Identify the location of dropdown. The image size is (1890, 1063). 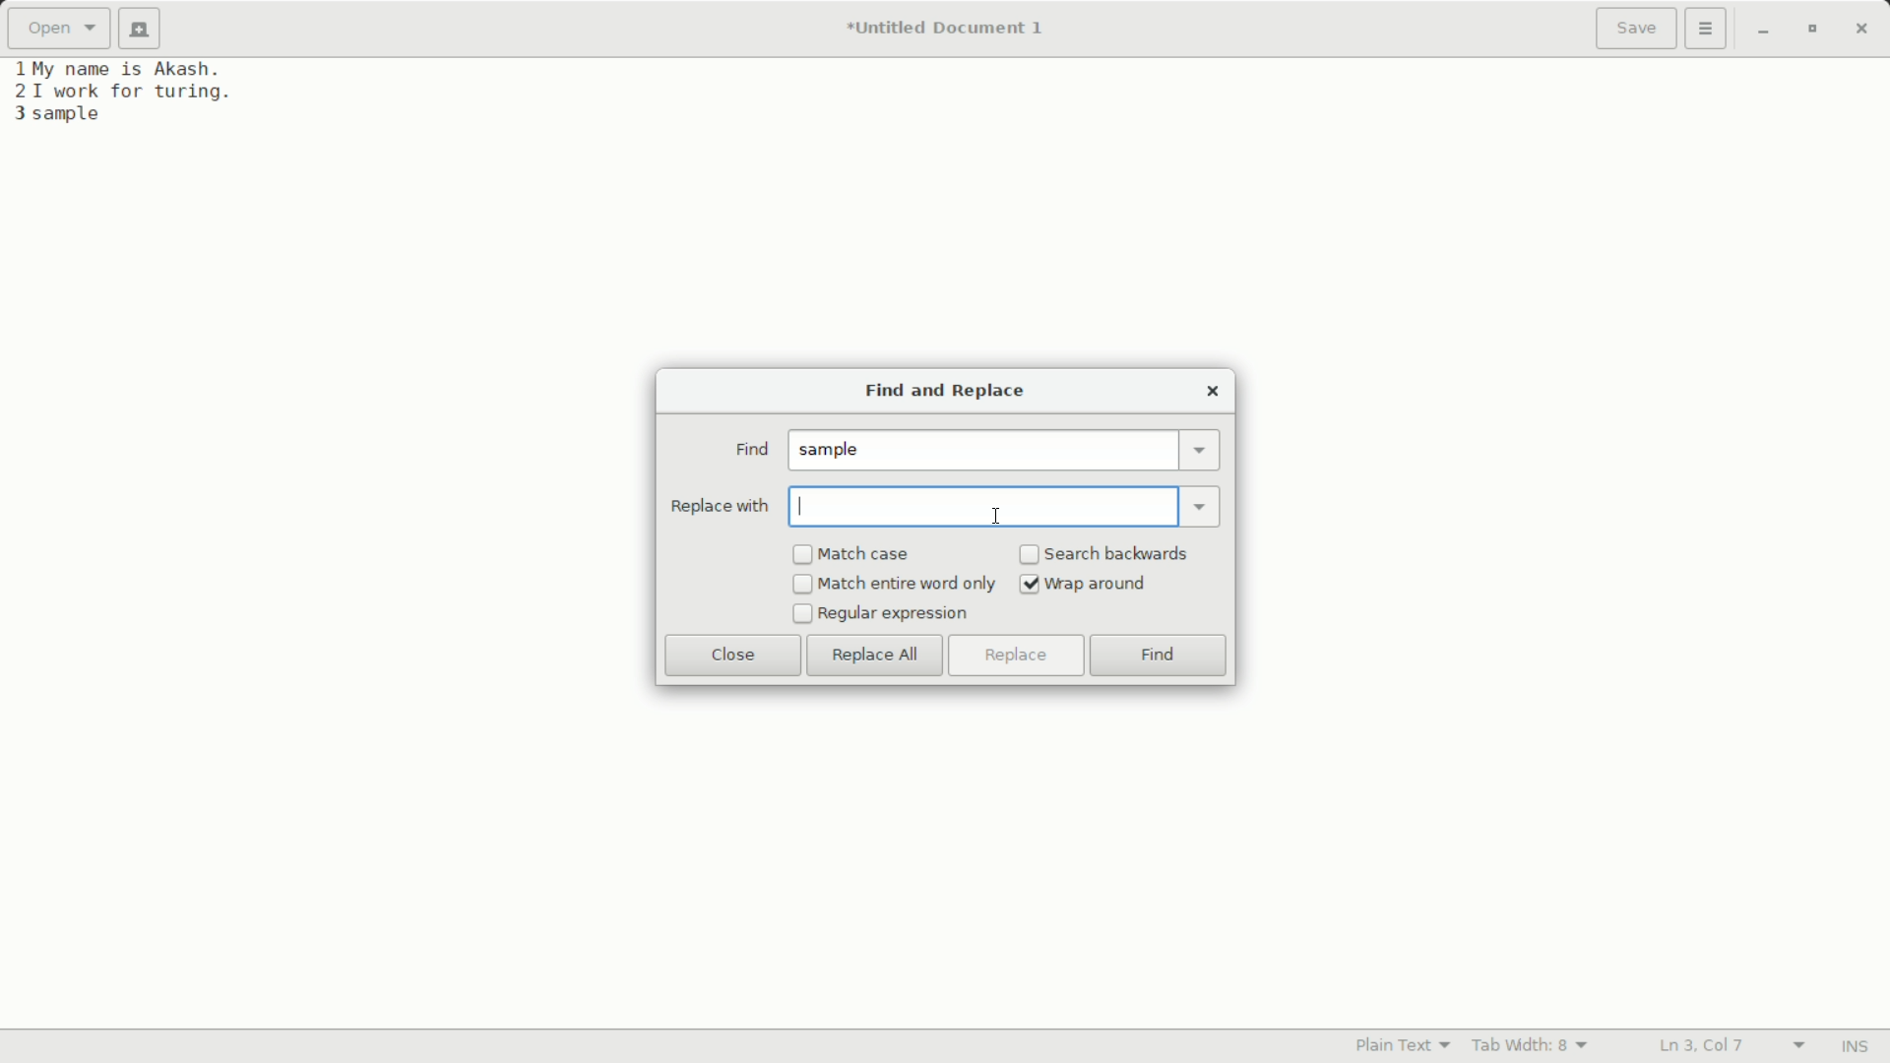
(1201, 450).